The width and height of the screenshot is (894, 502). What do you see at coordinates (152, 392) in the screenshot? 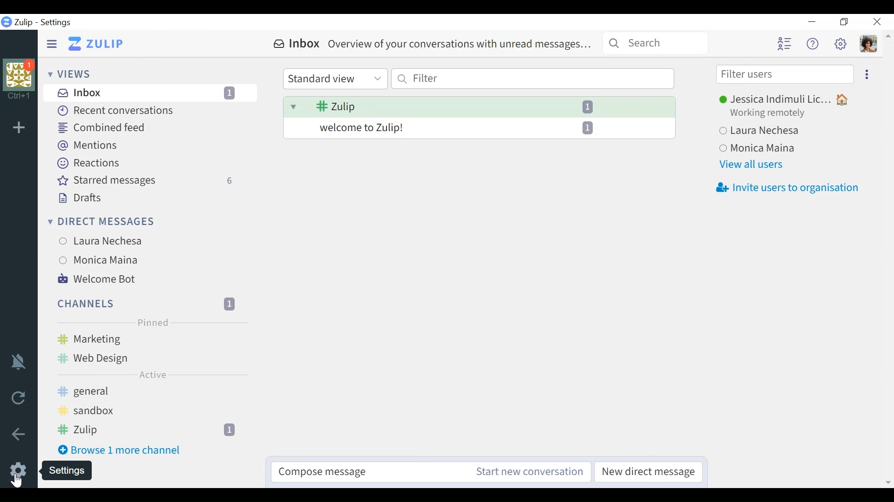
I see `#Channel` at bounding box center [152, 392].